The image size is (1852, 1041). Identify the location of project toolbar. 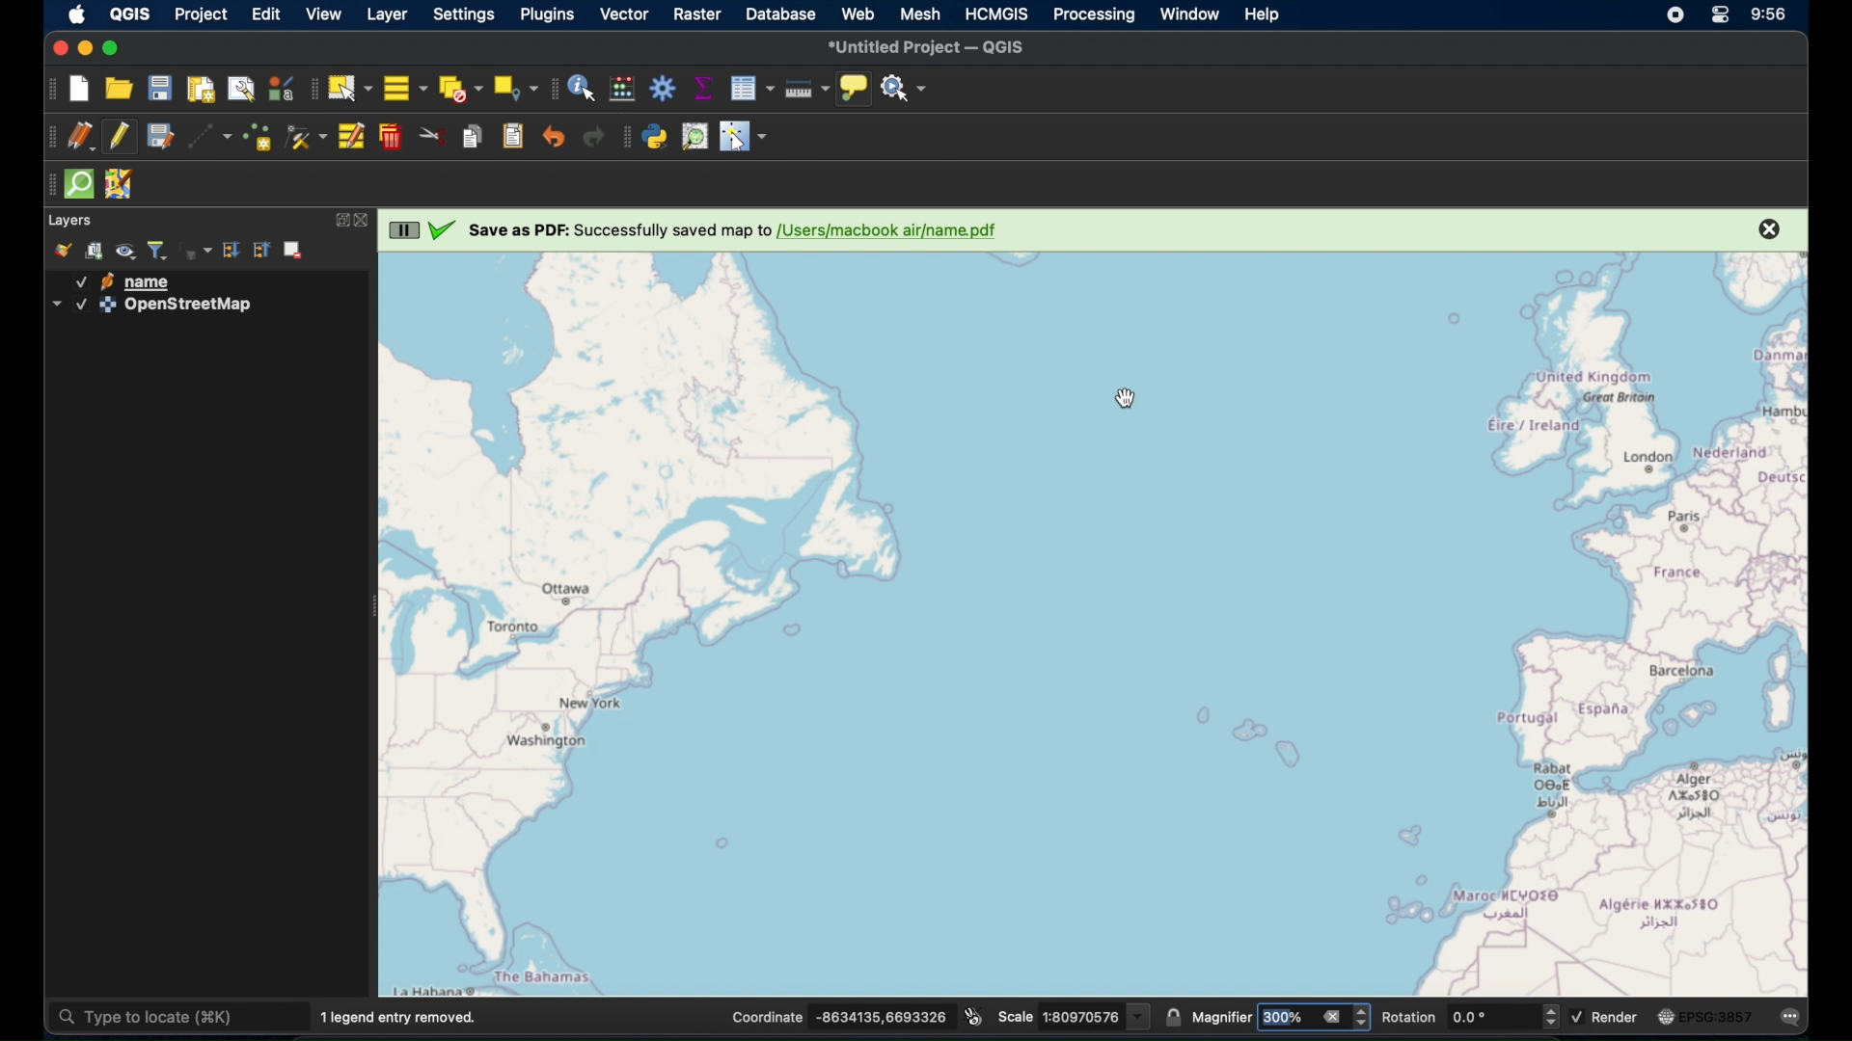
(48, 89).